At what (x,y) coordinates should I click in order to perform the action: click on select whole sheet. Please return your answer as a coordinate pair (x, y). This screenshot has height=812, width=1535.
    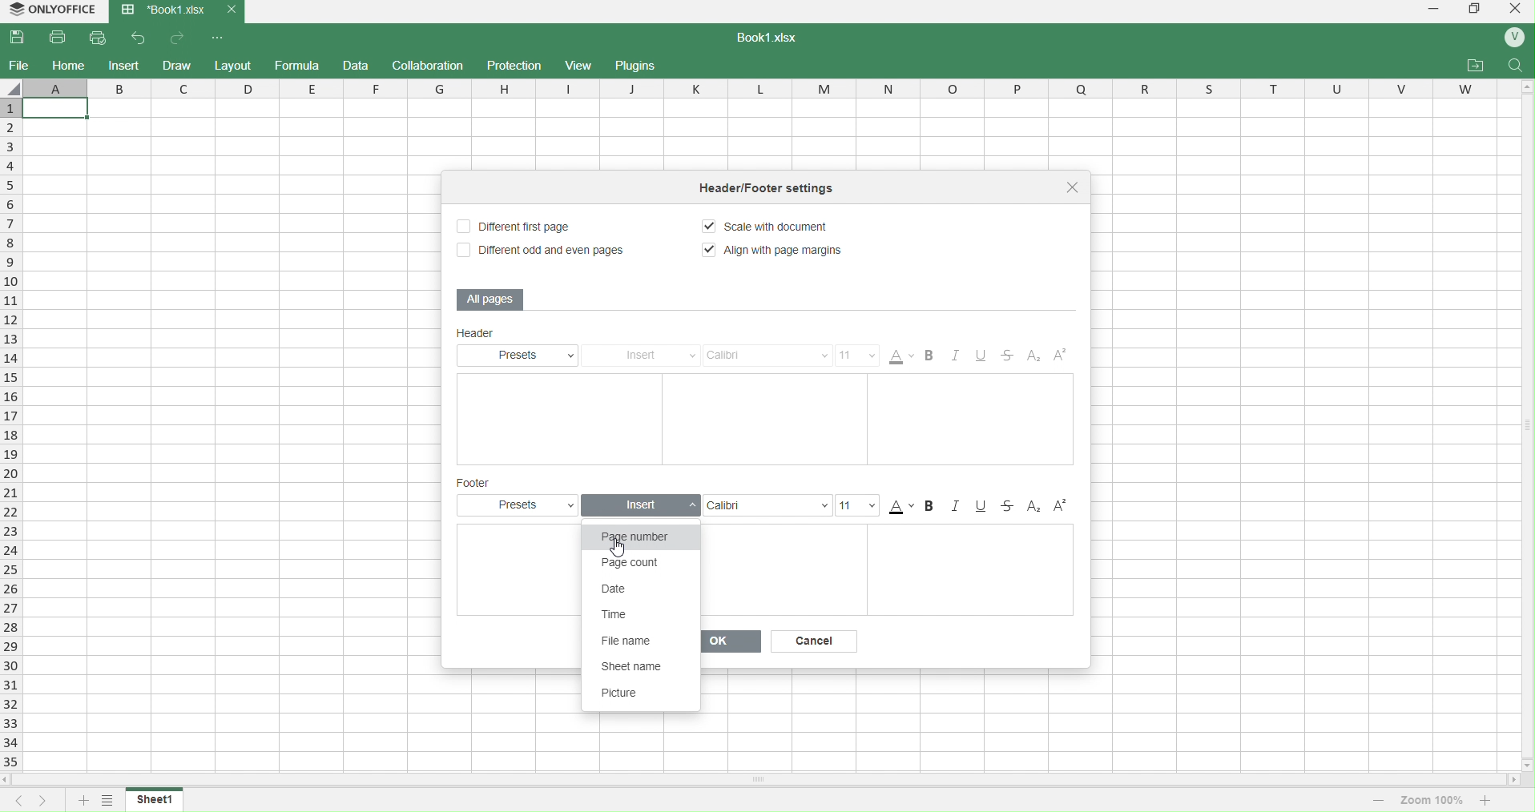
    Looking at the image, I should click on (13, 87).